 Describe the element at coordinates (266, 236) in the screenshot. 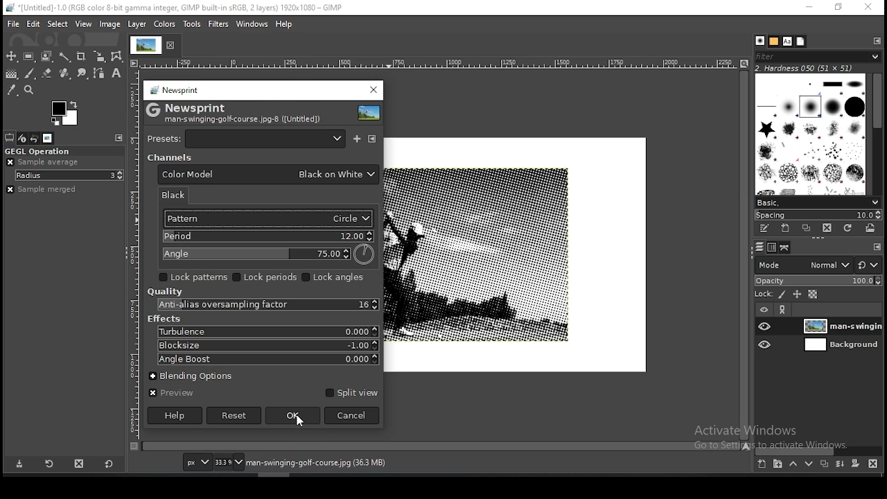

I see `period` at that location.